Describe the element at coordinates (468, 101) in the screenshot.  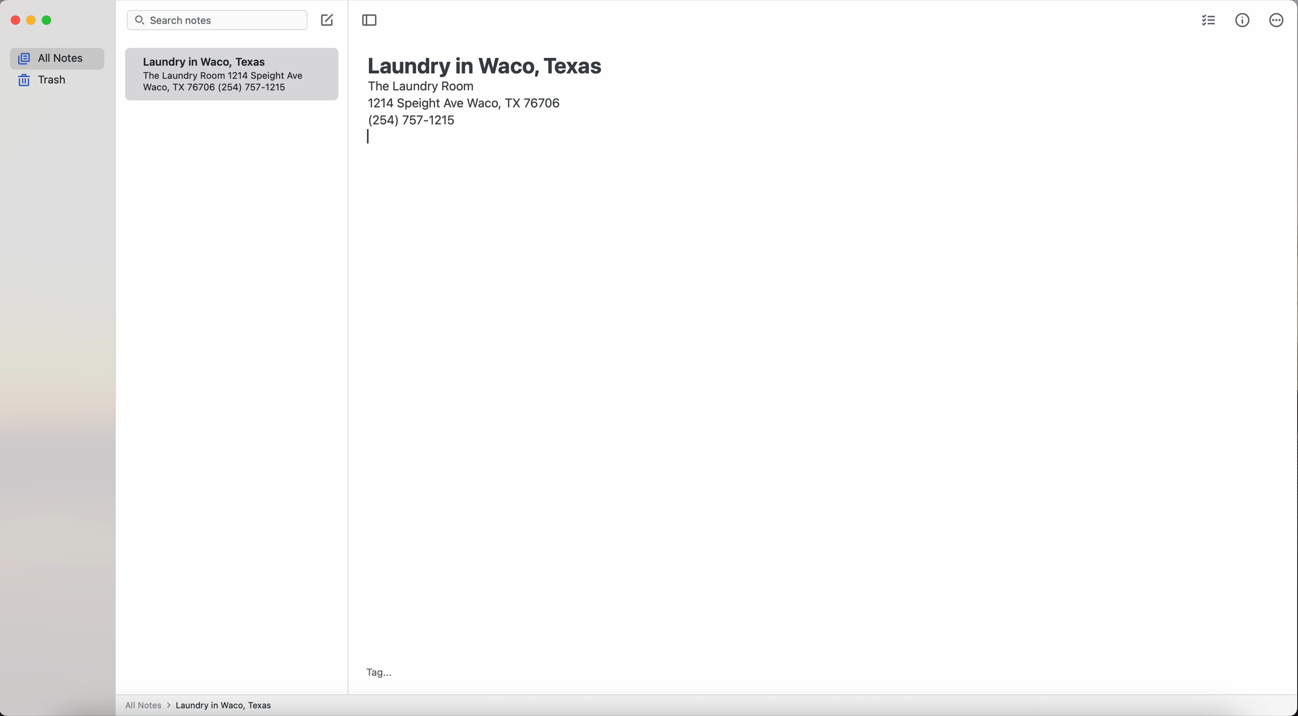
I see `1214 Speight Ave Waco, TX 76706` at that location.